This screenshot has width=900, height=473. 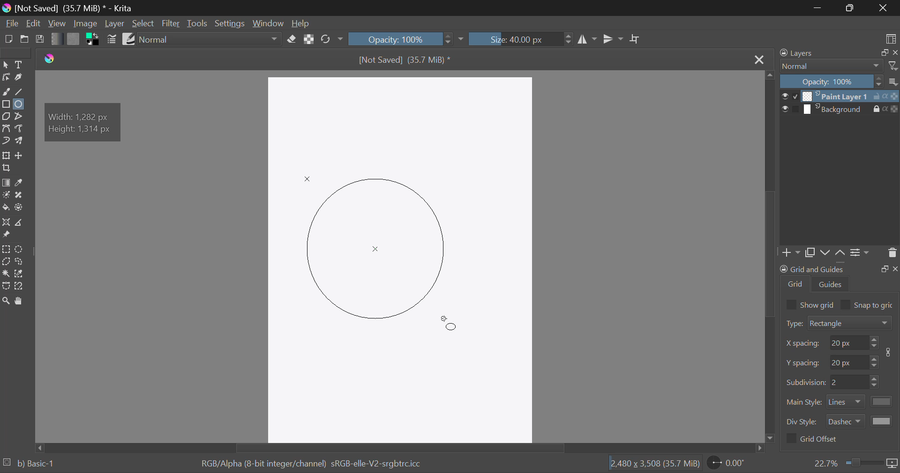 What do you see at coordinates (771, 75) in the screenshot?
I see `move top` at bounding box center [771, 75].